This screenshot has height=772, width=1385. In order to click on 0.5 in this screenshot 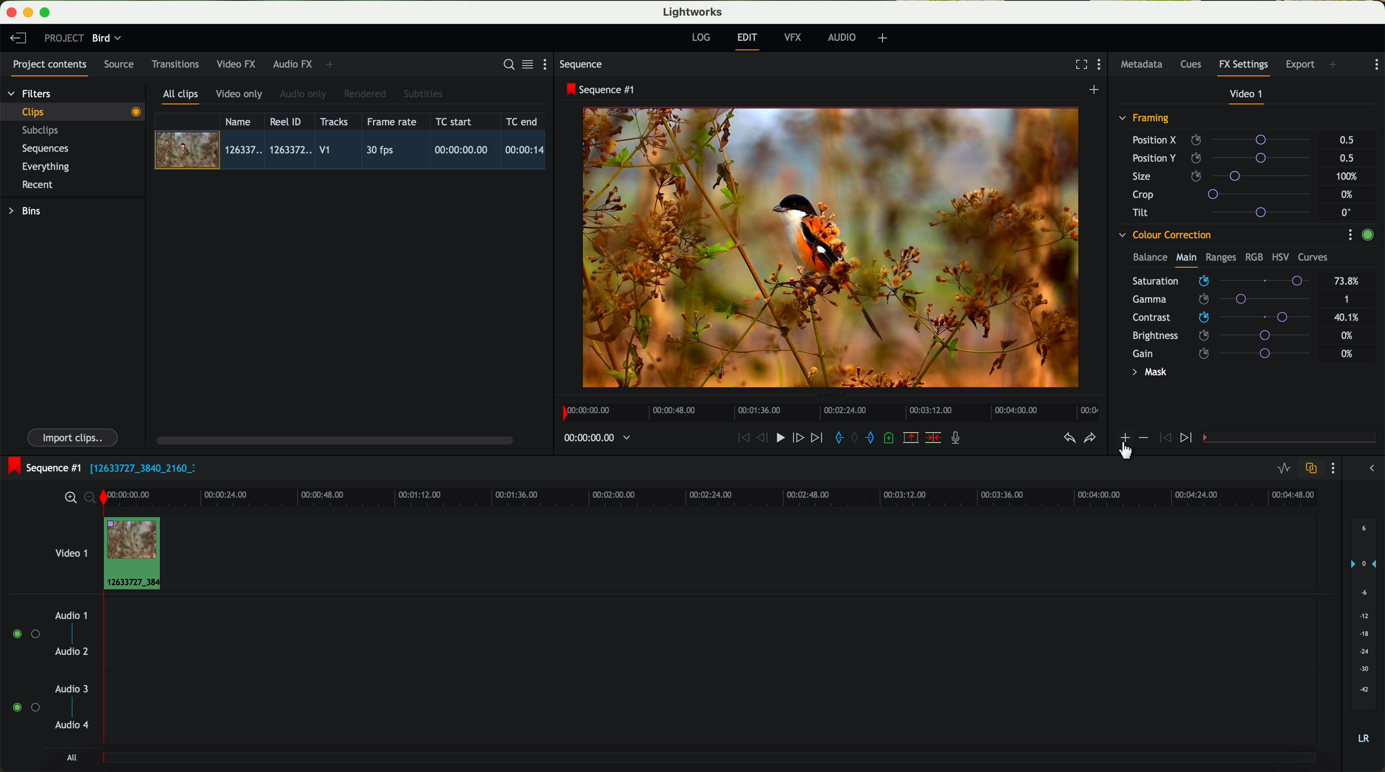, I will do `click(1347, 140)`.